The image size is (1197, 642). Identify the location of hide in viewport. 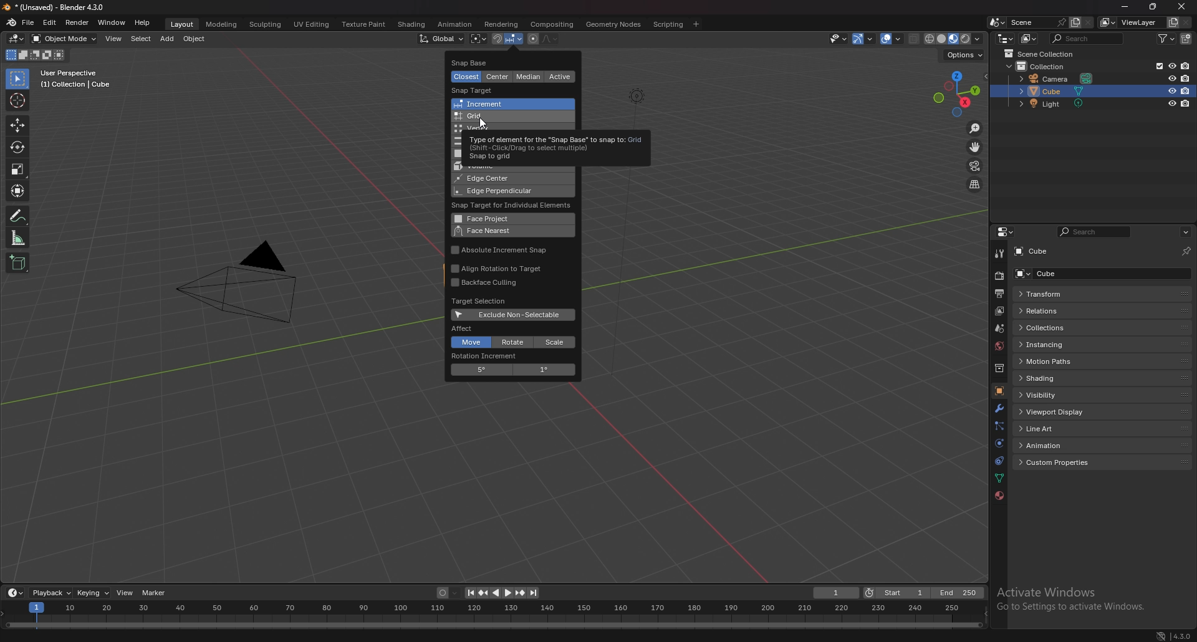
(1171, 90).